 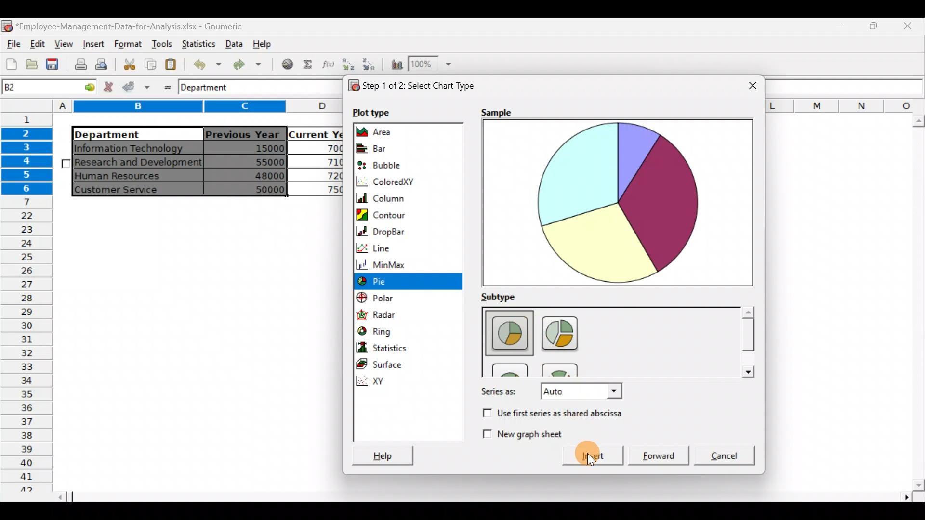 I want to click on Print preview, so click(x=104, y=64).